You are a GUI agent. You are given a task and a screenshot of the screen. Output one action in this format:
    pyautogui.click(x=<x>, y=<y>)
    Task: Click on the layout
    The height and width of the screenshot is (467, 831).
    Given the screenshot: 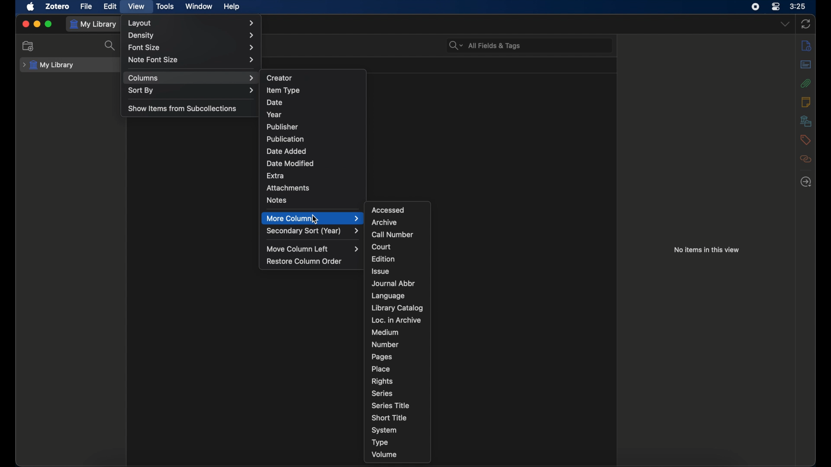 What is the action you would take?
    pyautogui.click(x=192, y=23)
    